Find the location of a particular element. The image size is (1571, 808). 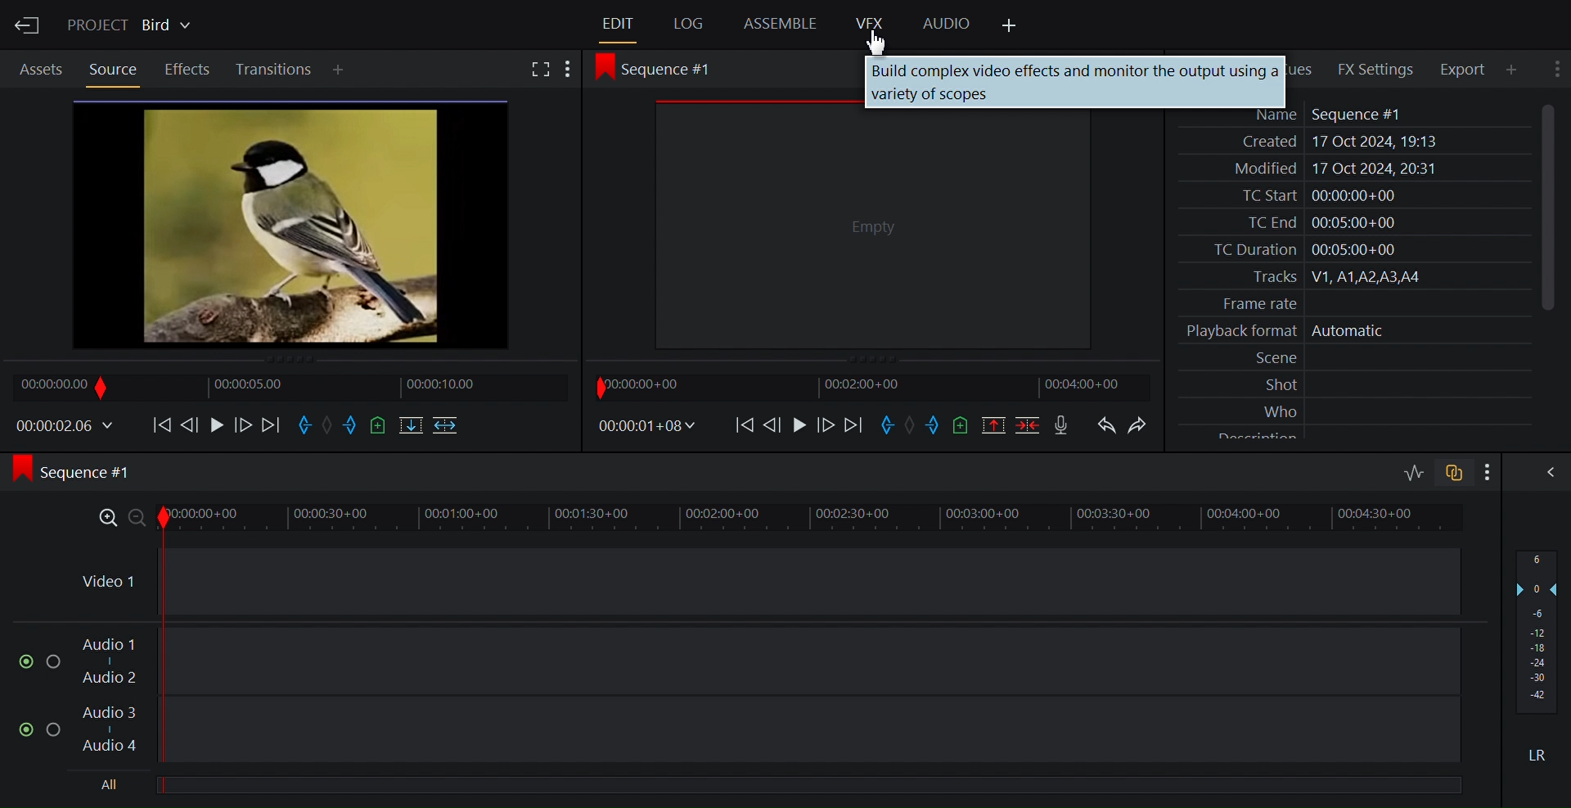

Zoom Timeline is located at coordinates (763, 521).